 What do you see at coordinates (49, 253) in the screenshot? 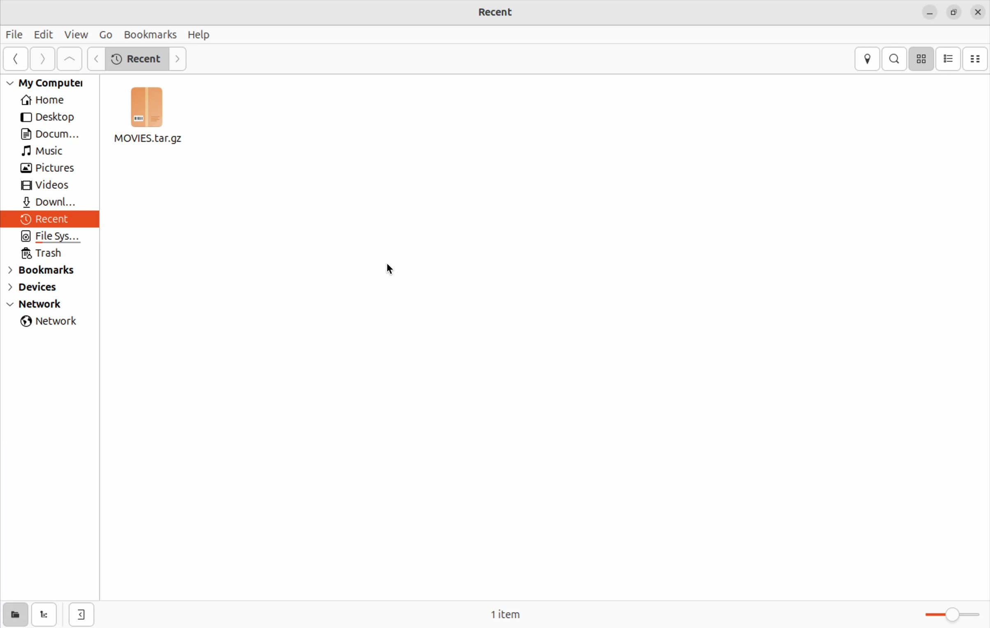
I see `trash` at bounding box center [49, 253].